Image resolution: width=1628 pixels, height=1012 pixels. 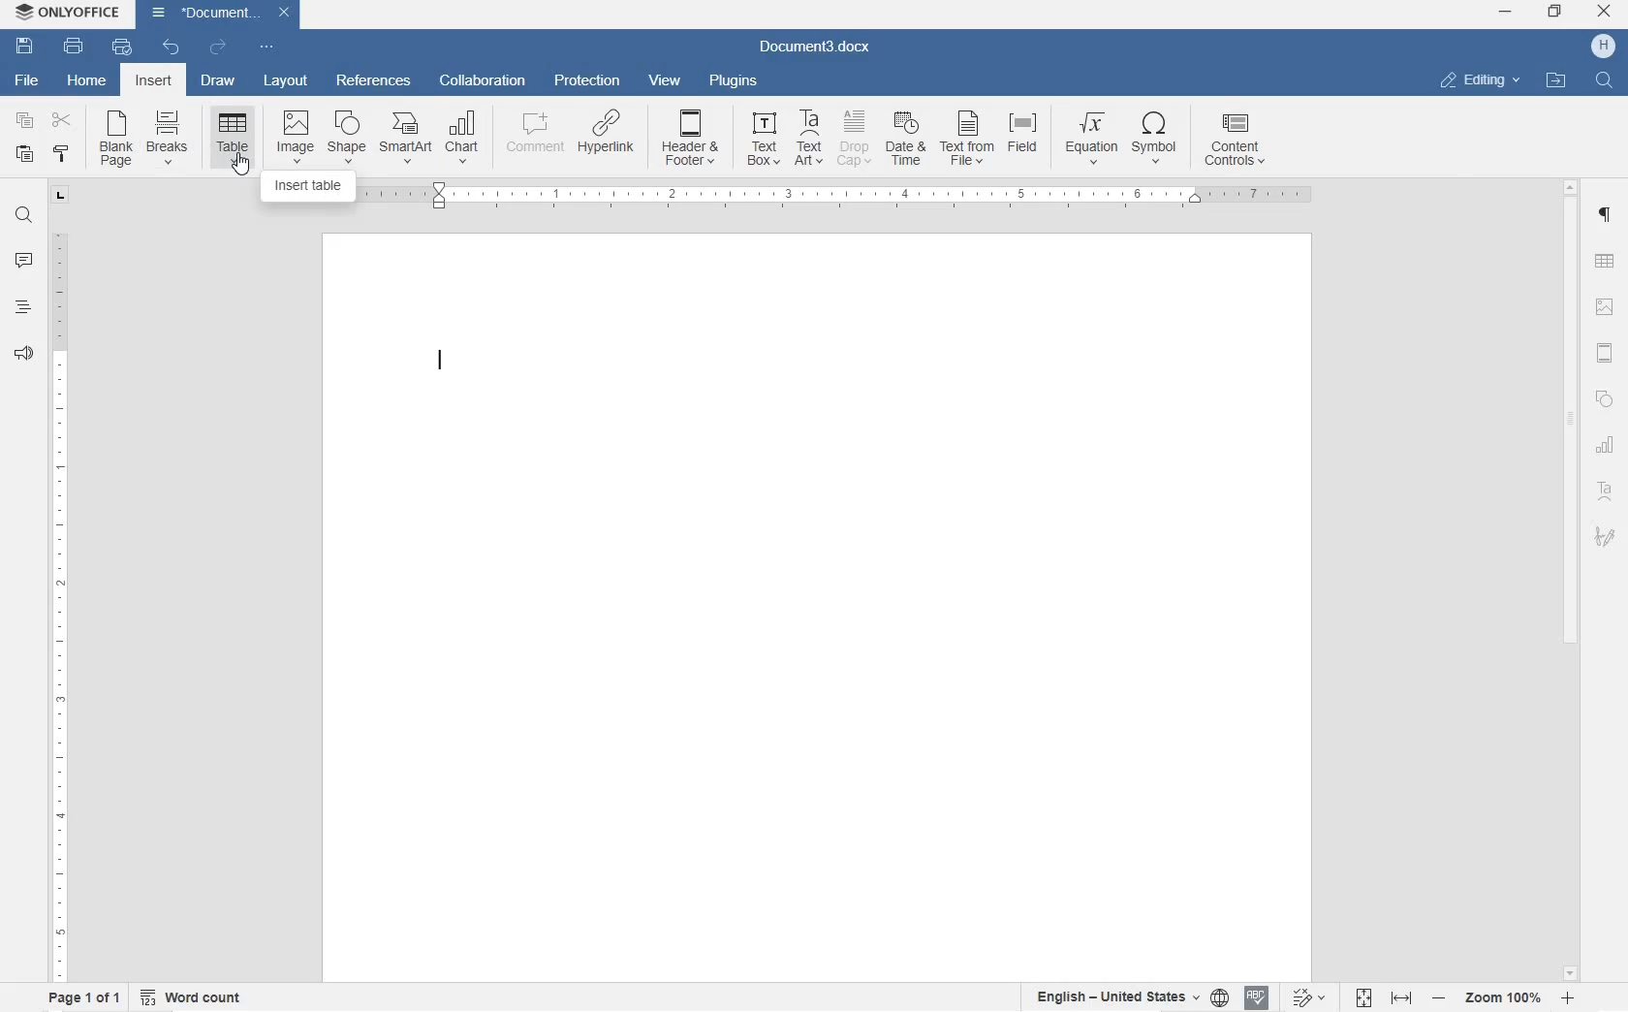 I want to click on HOME, so click(x=88, y=79).